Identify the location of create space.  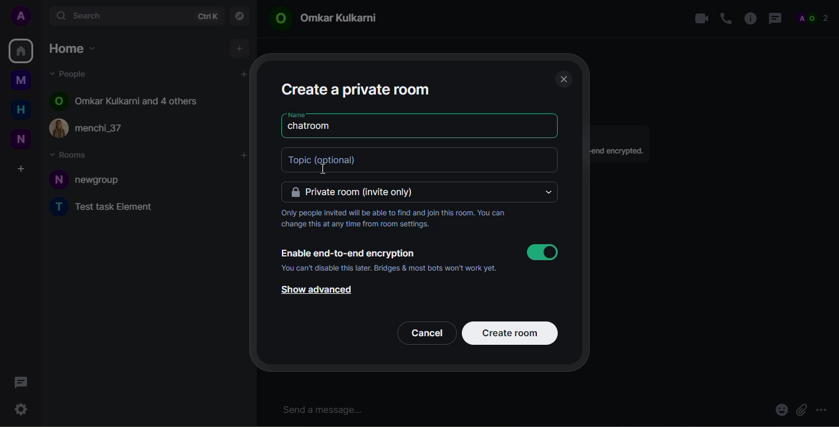
(20, 169).